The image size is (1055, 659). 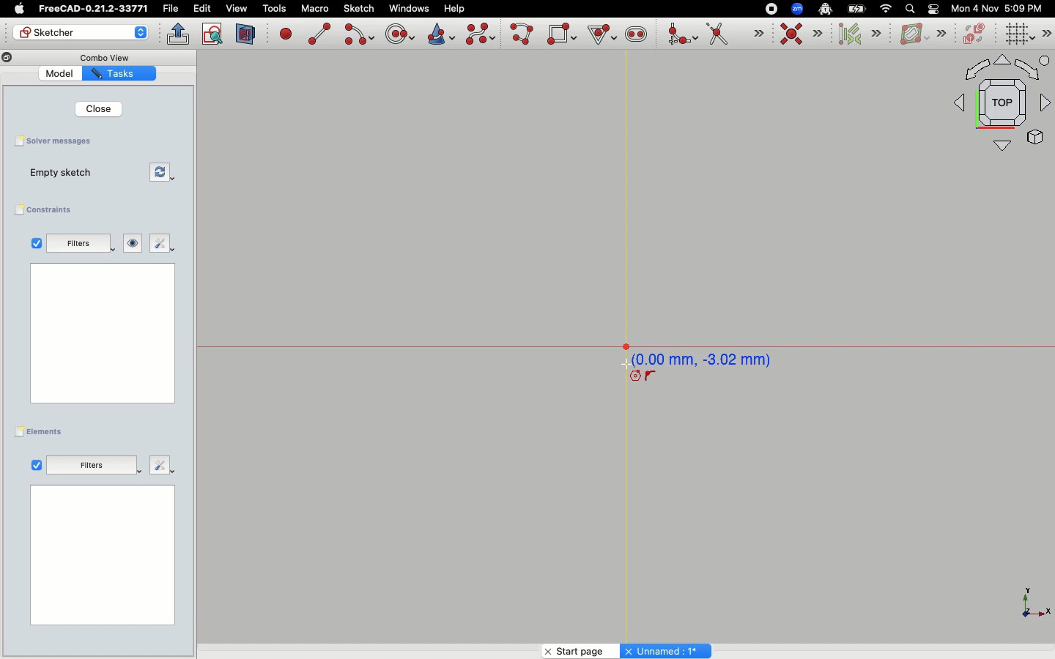 What do you see at coordinates (681, 35) in the screenshot?
I see `Create fillet` at bounding box center [681, 35].